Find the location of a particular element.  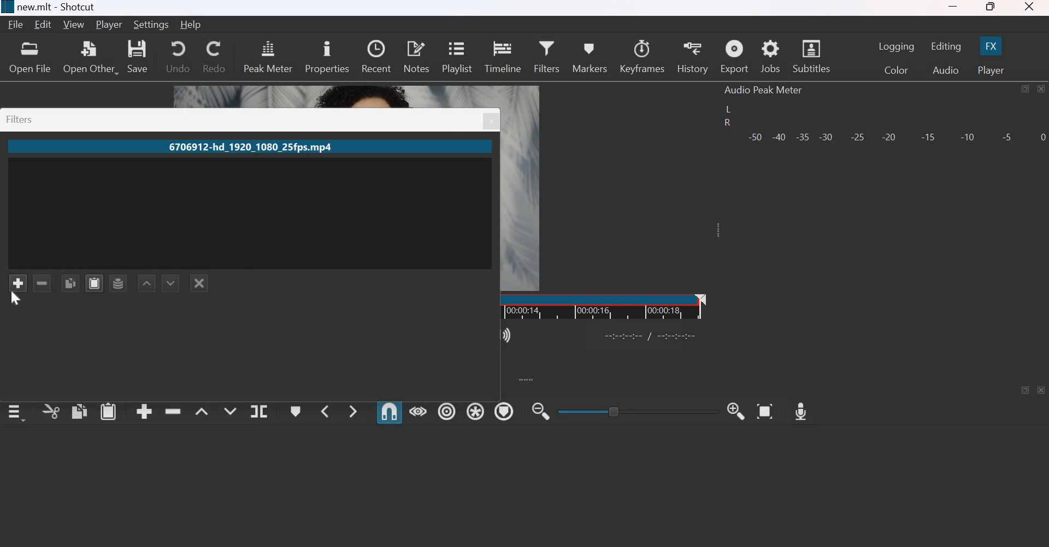

maximize is located at coordinates (1027, 390).